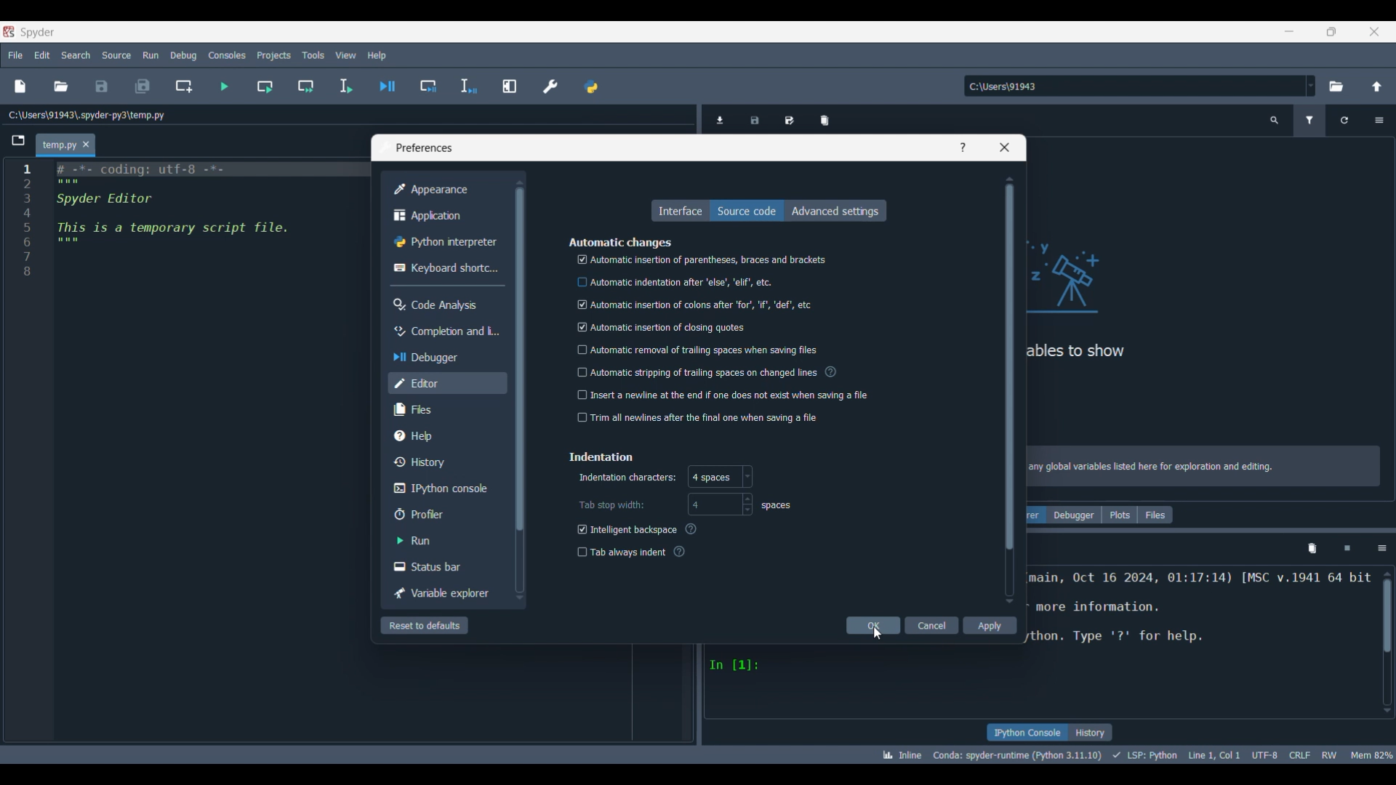 The image size is (1396, 785). I want to click on | Automatic insertion of colons after ‘for’, "if, 'def’, etc, so click(696, 306).